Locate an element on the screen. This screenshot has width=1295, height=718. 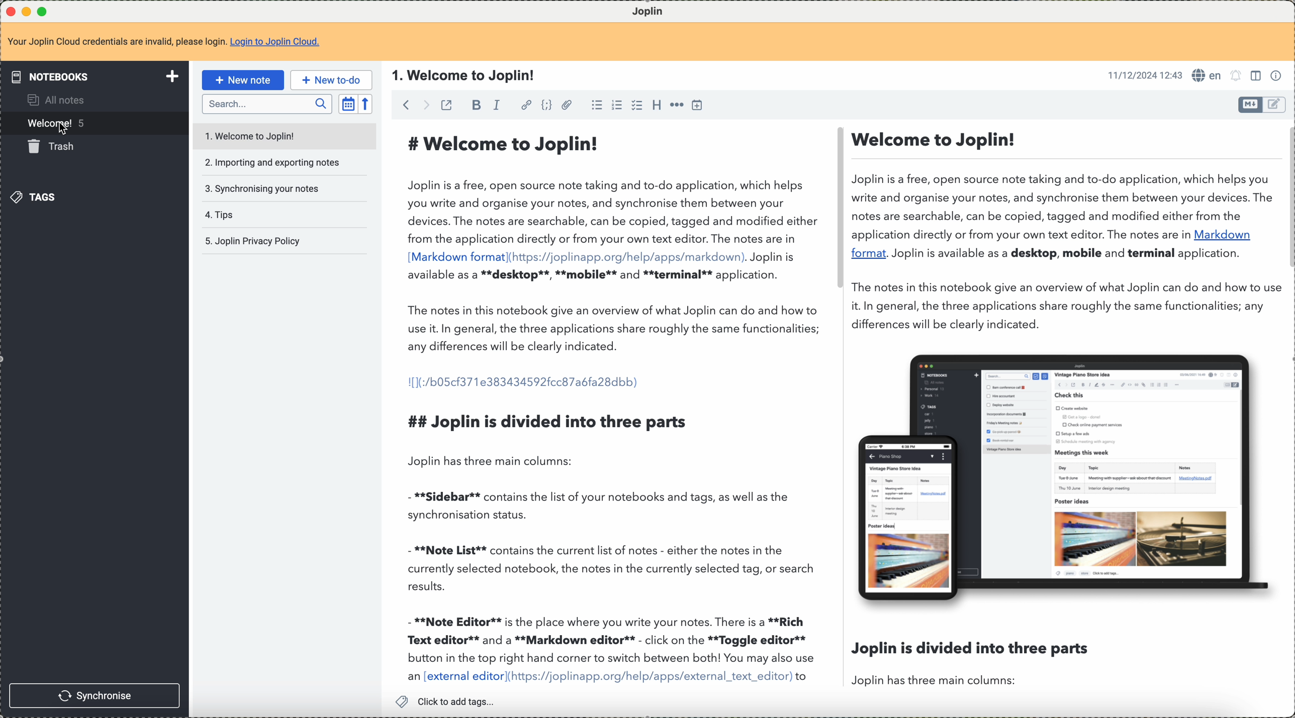
note properties is located at coordinates (1277, 76).